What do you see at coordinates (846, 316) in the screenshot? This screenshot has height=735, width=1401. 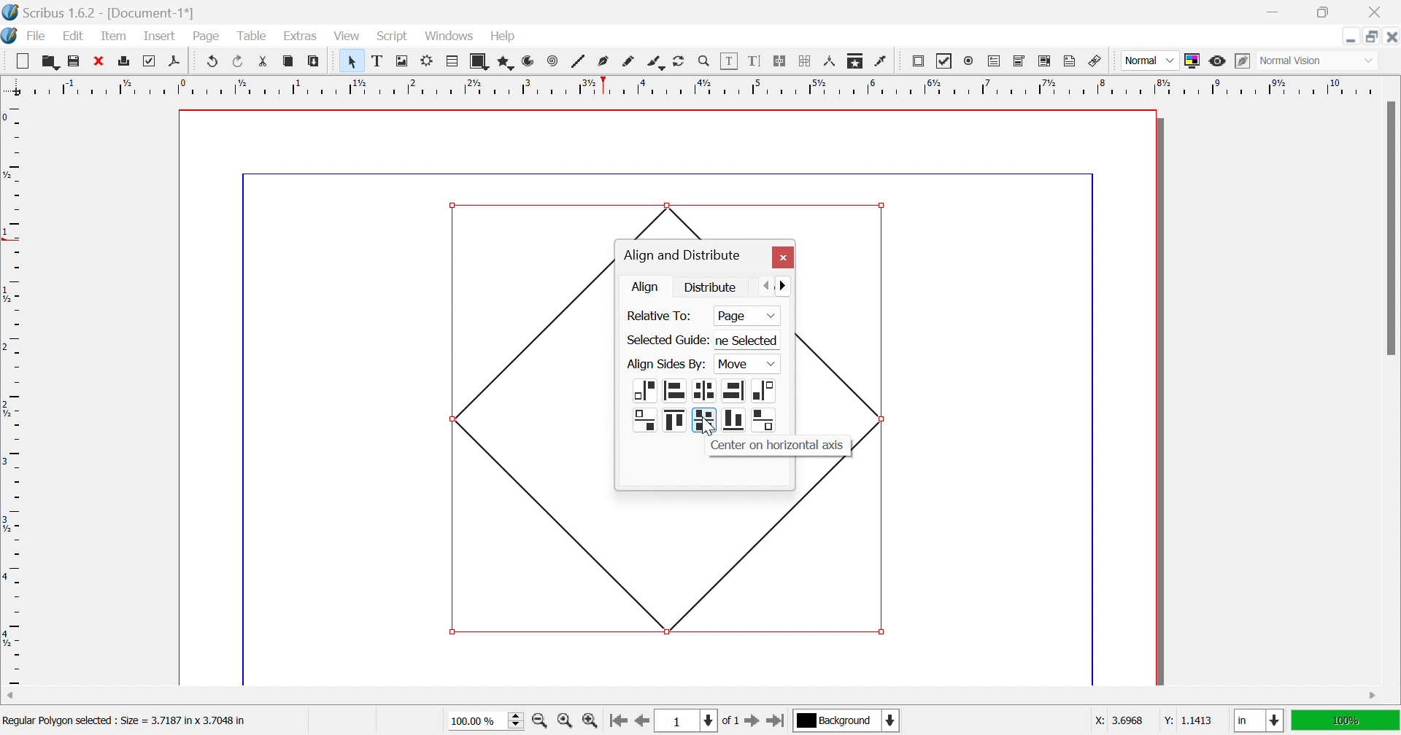 I see `shape` at bounding box center [846, 316].